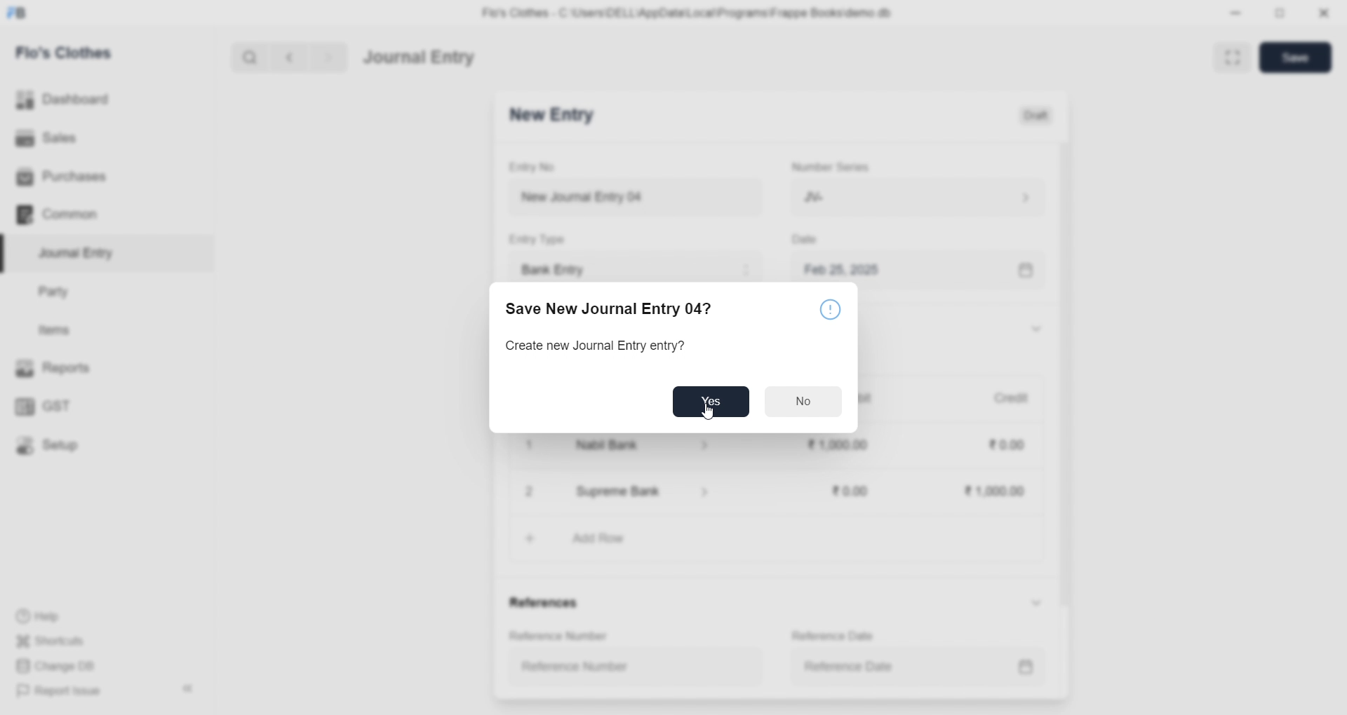 This screenshot has width=1347, height=715. What do you see at coordinates (595, 346) in the screenshot?
I see `Create new Journal Entry entry?` at bounding box center [595, 346].